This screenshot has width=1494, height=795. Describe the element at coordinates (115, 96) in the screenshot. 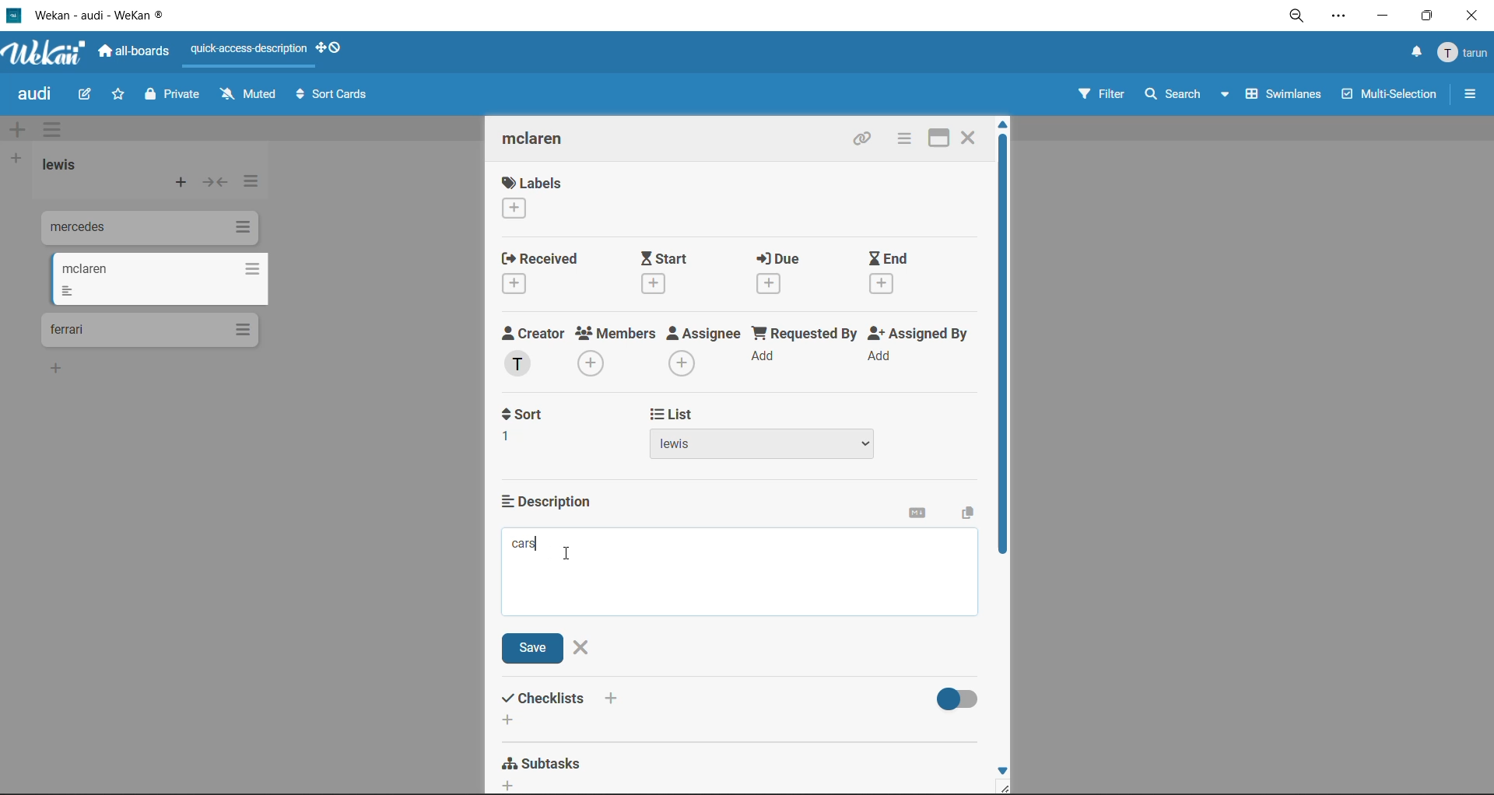

I see `star` at that location.